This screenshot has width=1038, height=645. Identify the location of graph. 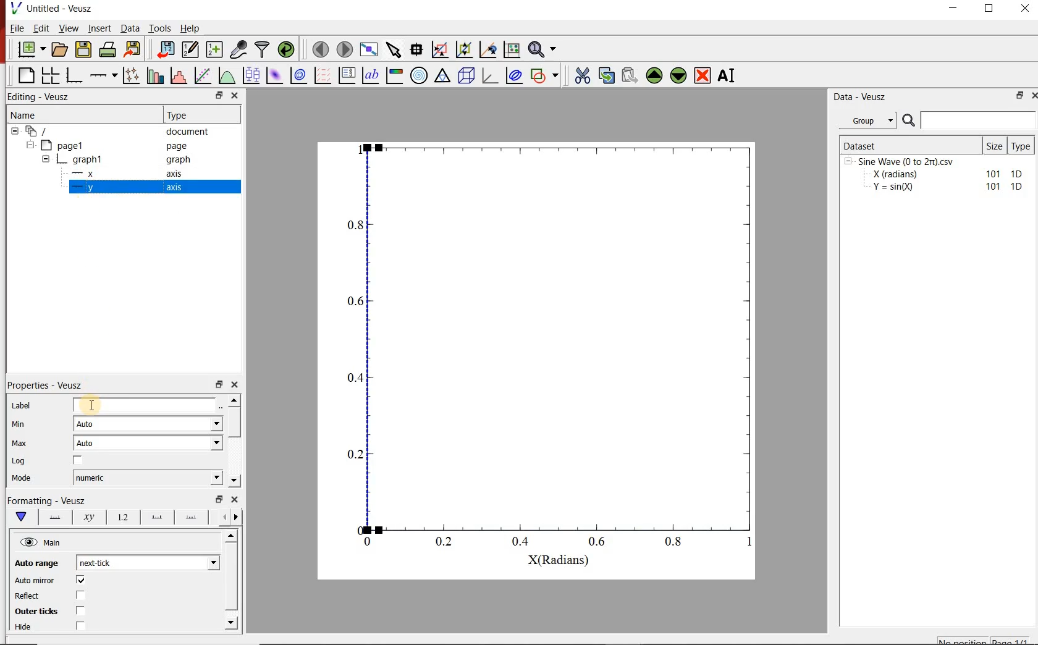
(177, 159).